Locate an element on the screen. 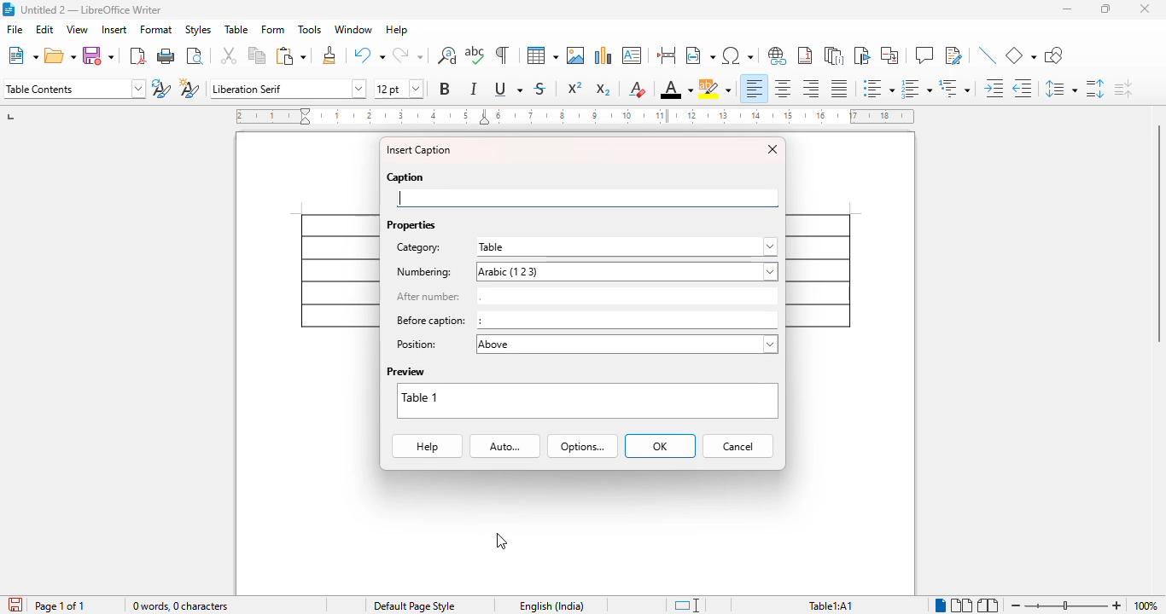 The image size is (1166, 614). set page style is located at coordinates (75, 89).